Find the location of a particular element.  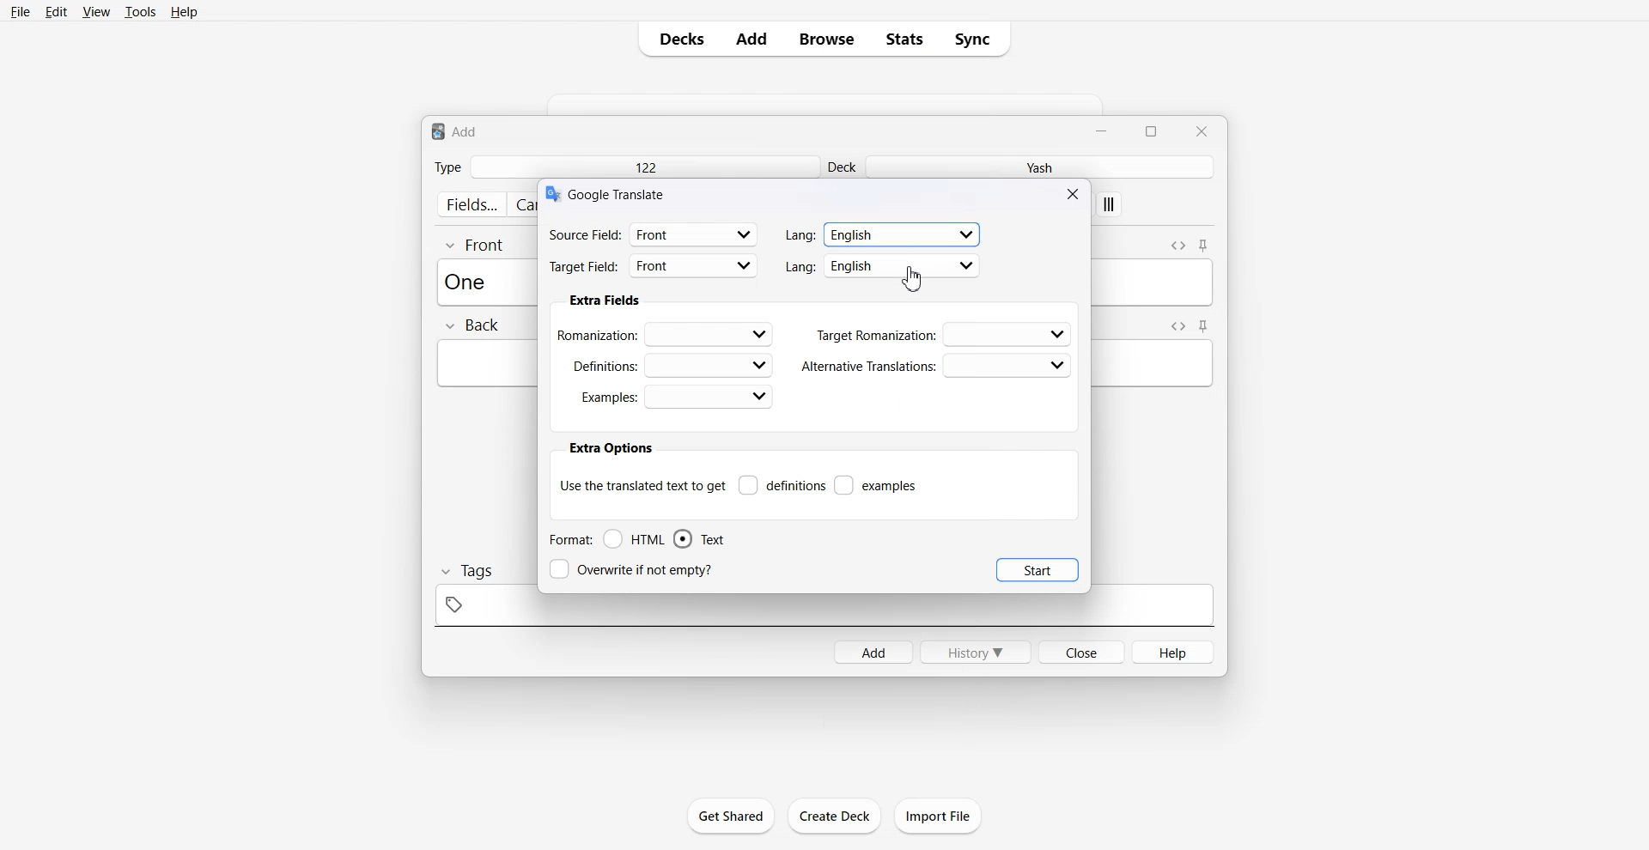

Romanization: is located at coordinates (668, 333).